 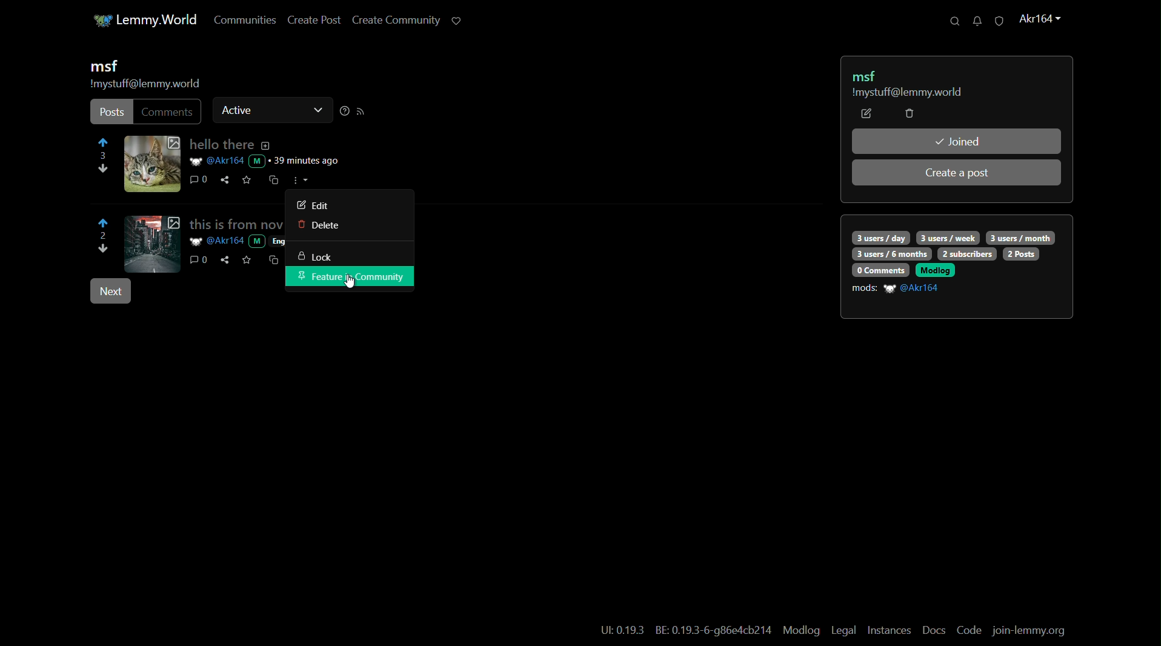 What do you see at coordinates (350, 278) in the screenshot?
I see `feature in community` at bounding box center [350, 278].